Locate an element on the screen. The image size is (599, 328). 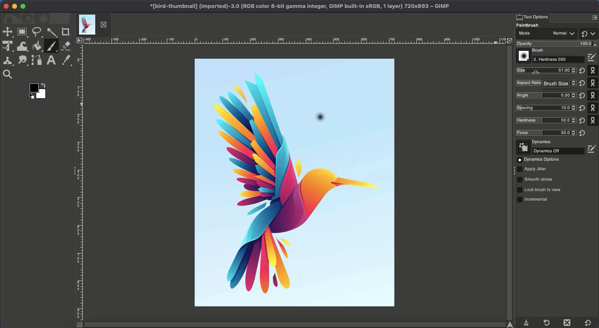
Text is located at coordinates (51, 60).